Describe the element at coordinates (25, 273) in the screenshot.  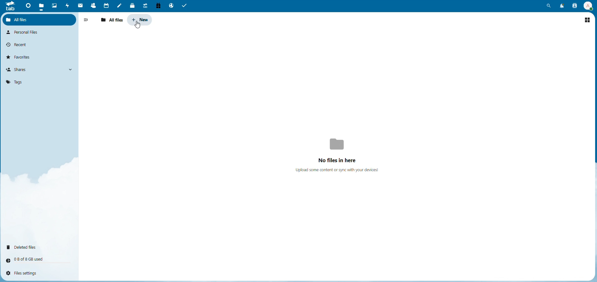
I see `Files Settings` at that location.